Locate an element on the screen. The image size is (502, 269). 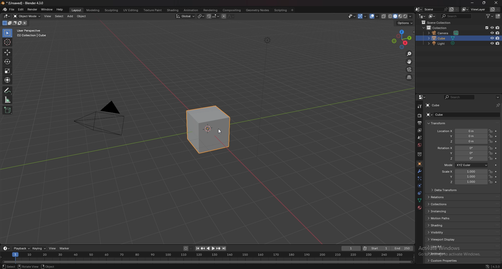
add view layer is located at coordinates (493, 9).